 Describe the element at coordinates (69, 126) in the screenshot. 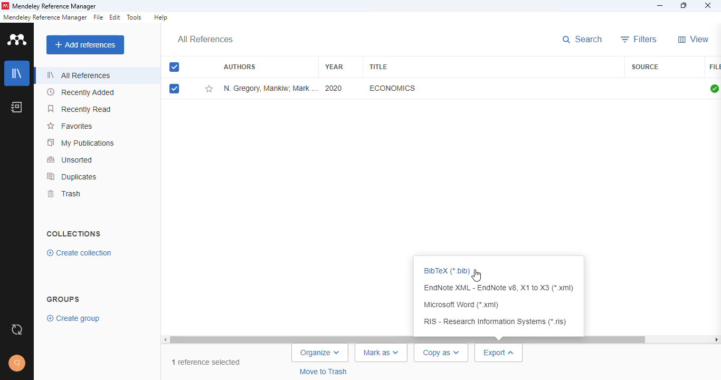

I see `favorites` at that location.